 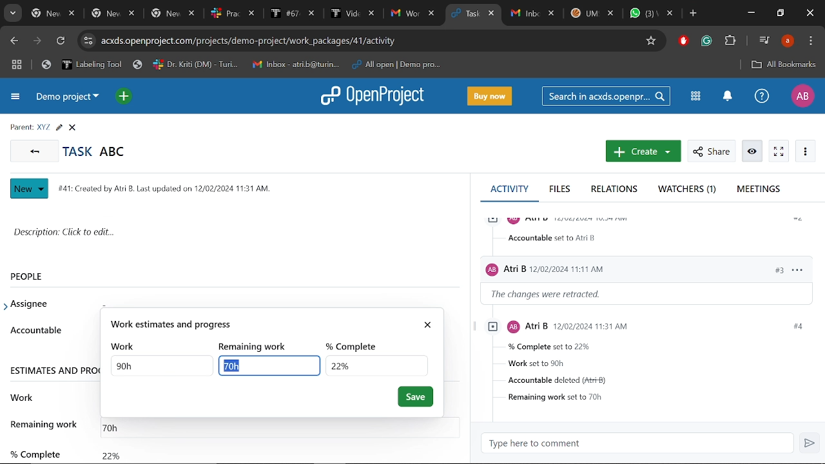 I want to click on remaining work, so click(x=46, y=424).